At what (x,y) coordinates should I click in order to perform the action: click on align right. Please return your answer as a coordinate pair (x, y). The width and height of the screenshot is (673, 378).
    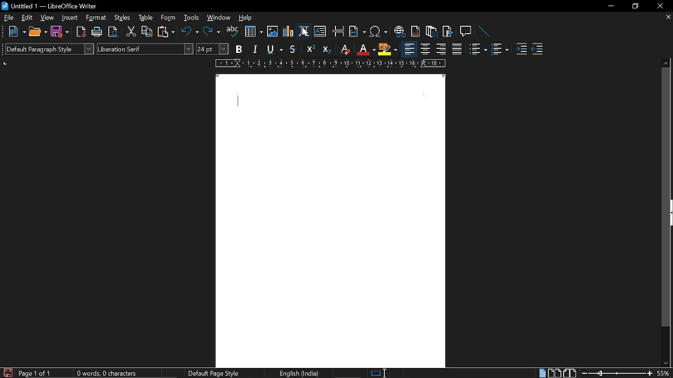
    Looking at the image, I should click on (442, 50).